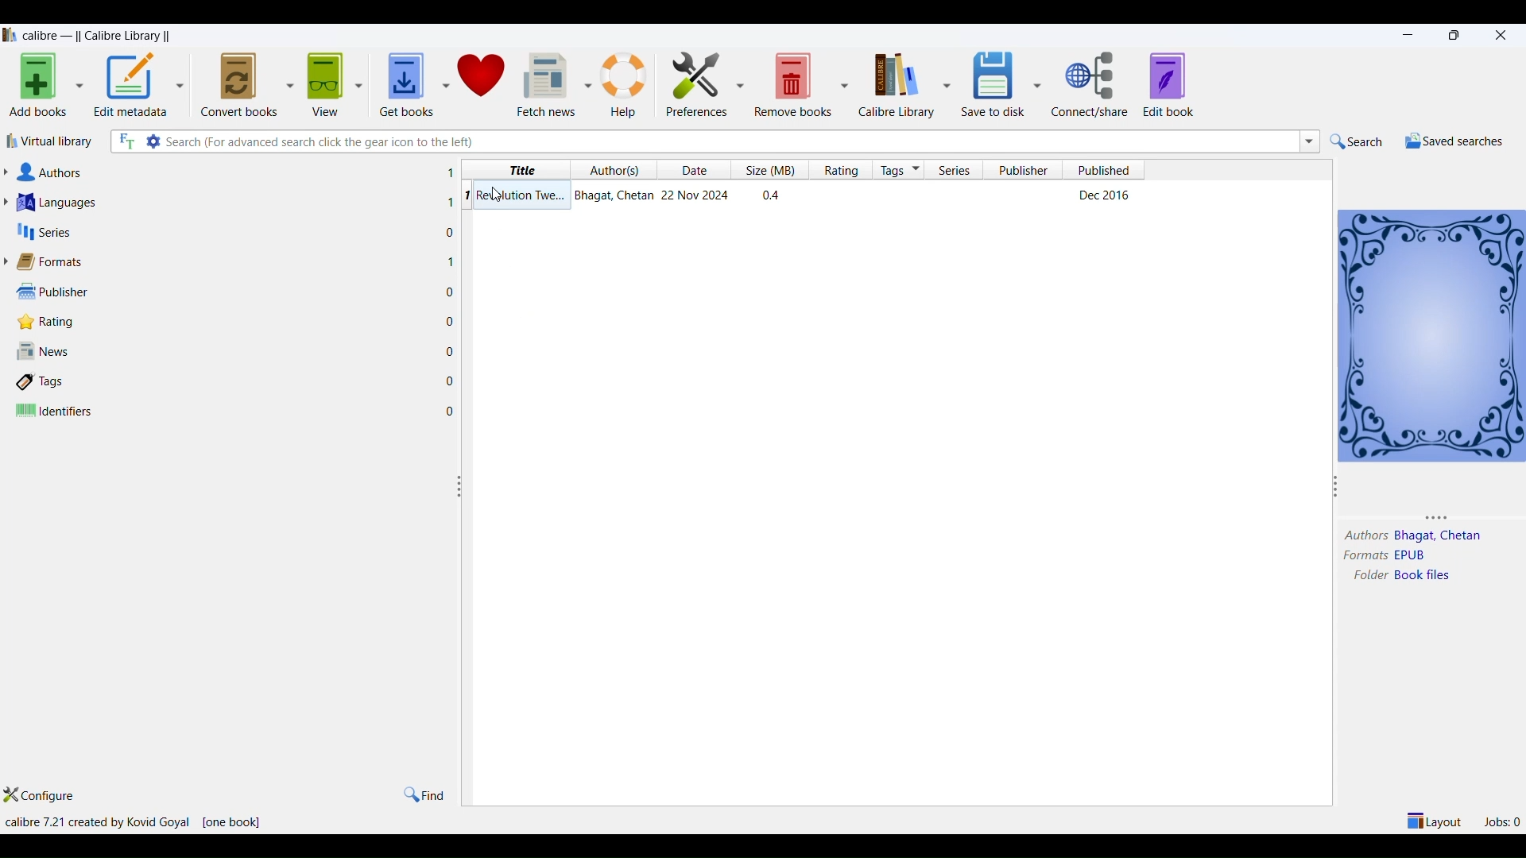 This screenshot has height=858, width=1526. Describe the element at coordinates (10, 203) in the screenshot. I see `languages list dropdown button` at that location.